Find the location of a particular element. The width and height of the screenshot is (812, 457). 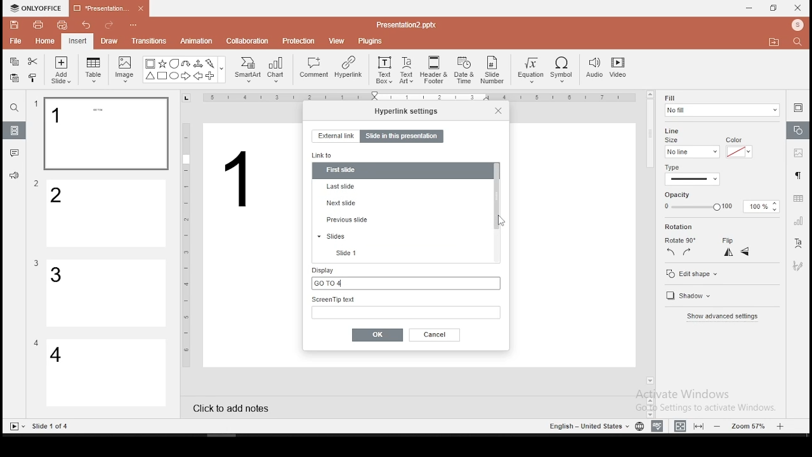

paragraph settings is located at coordinates (797, 174).